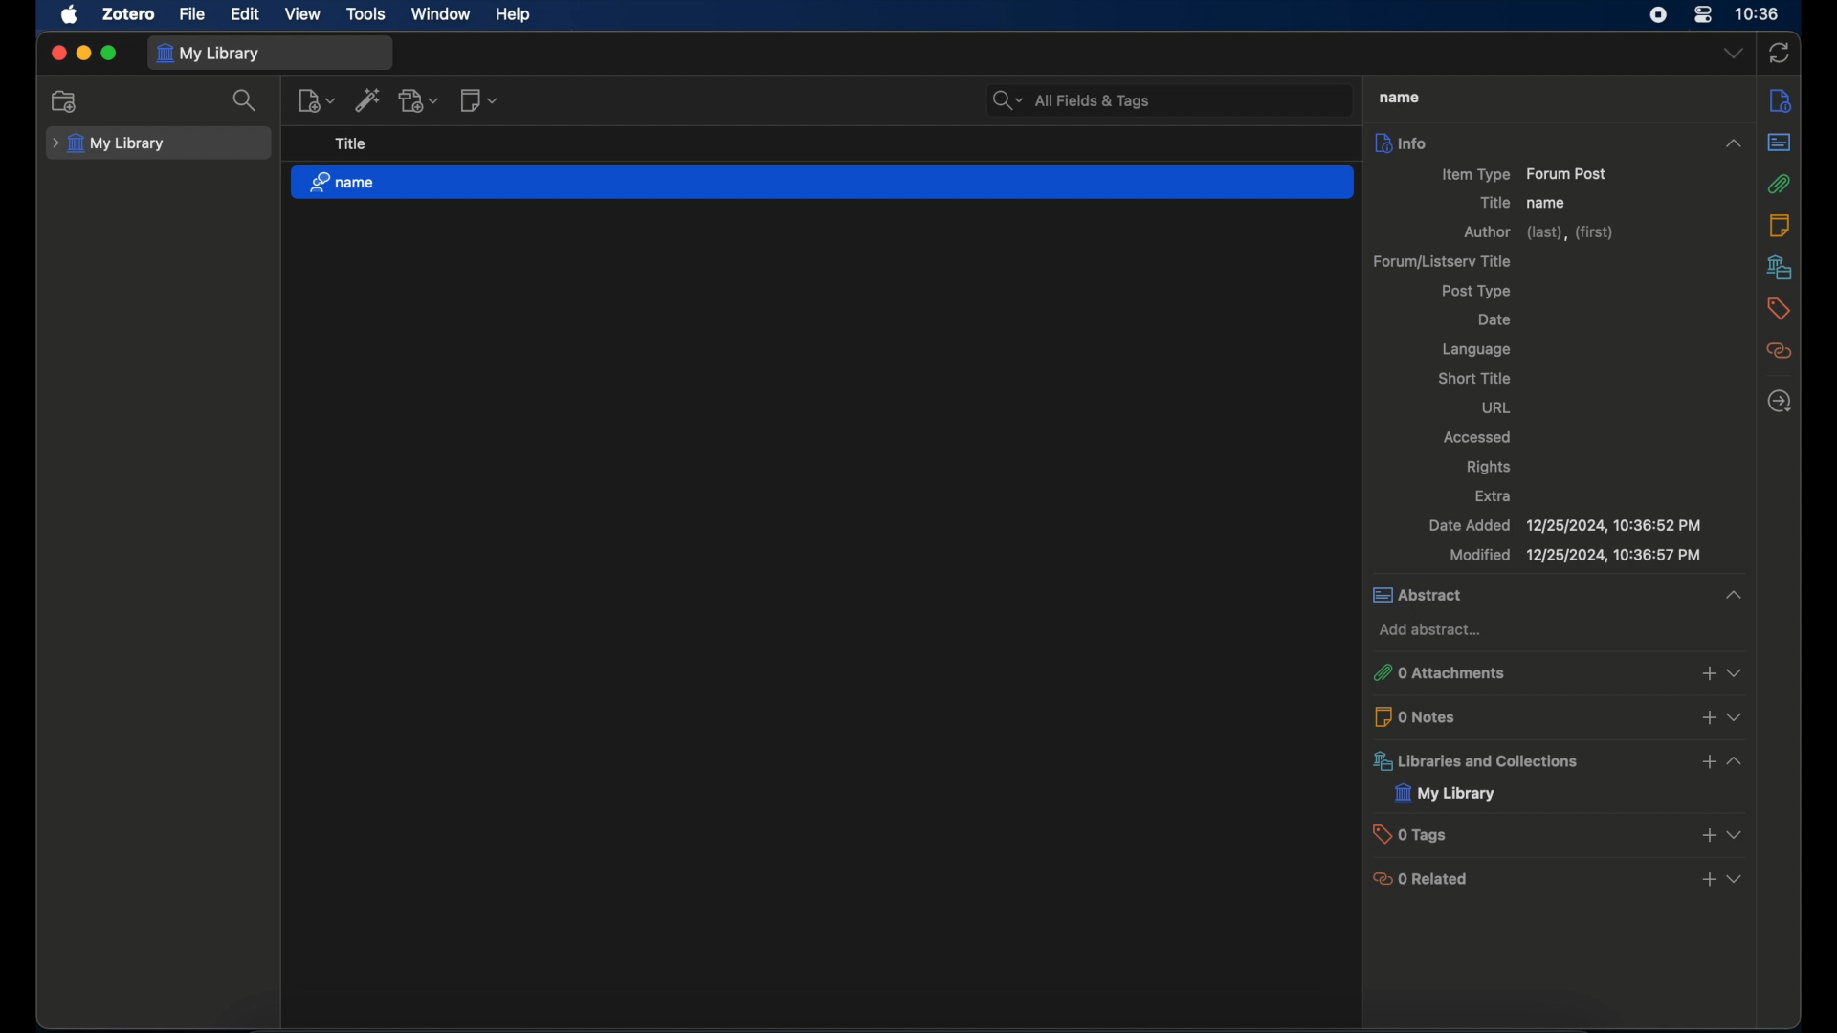  What do you see at coordinates (1780, 268) in the screenshot?
I see `libraries` at bounding box center [1780, 268].